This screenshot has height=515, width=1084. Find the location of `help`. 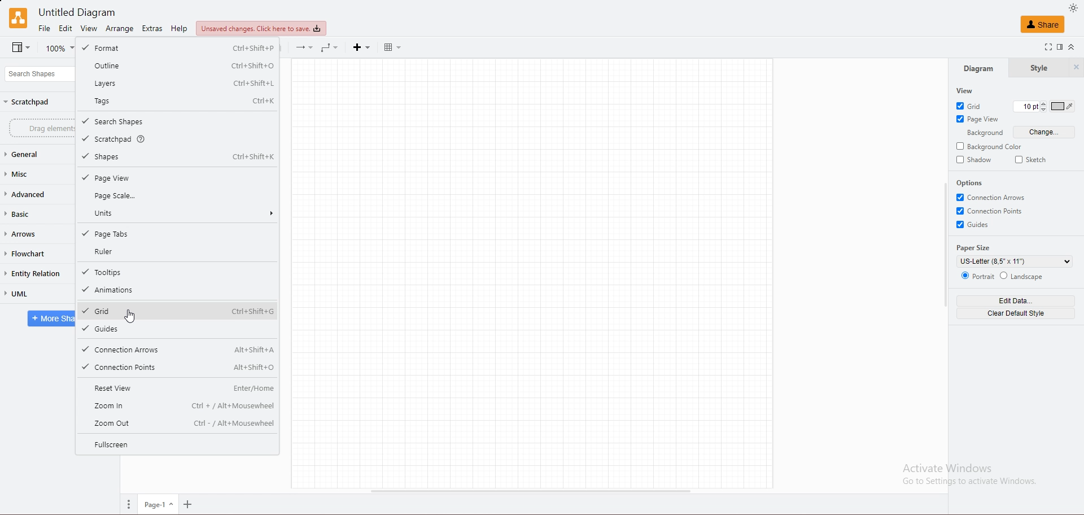

help is located at coordinates (181, 28).